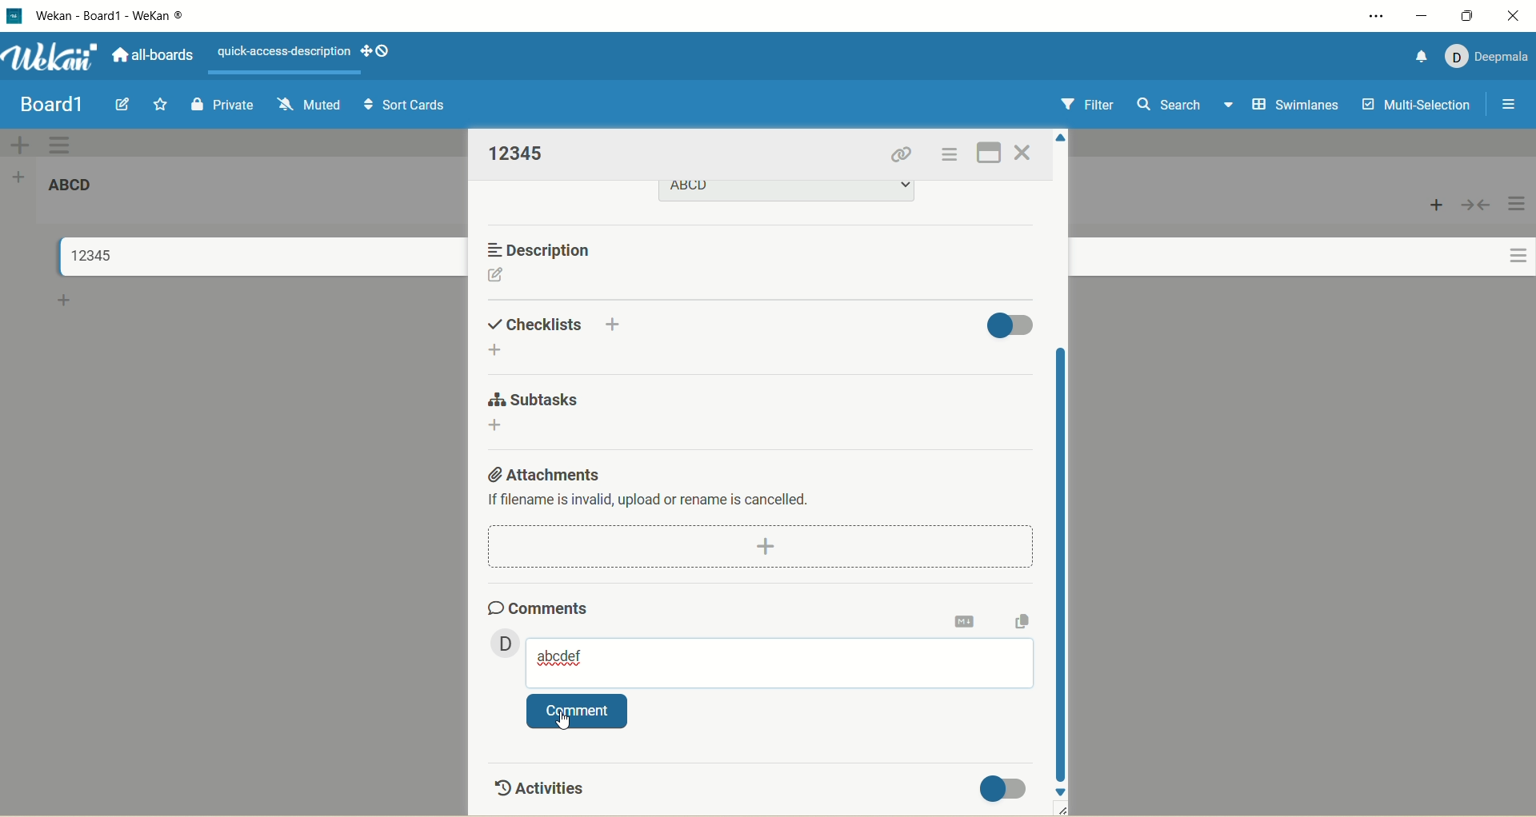 The image size is (1536, 817). Describe the element at coordinates (122, 105) in the screenshot. I see `edit` at that location.